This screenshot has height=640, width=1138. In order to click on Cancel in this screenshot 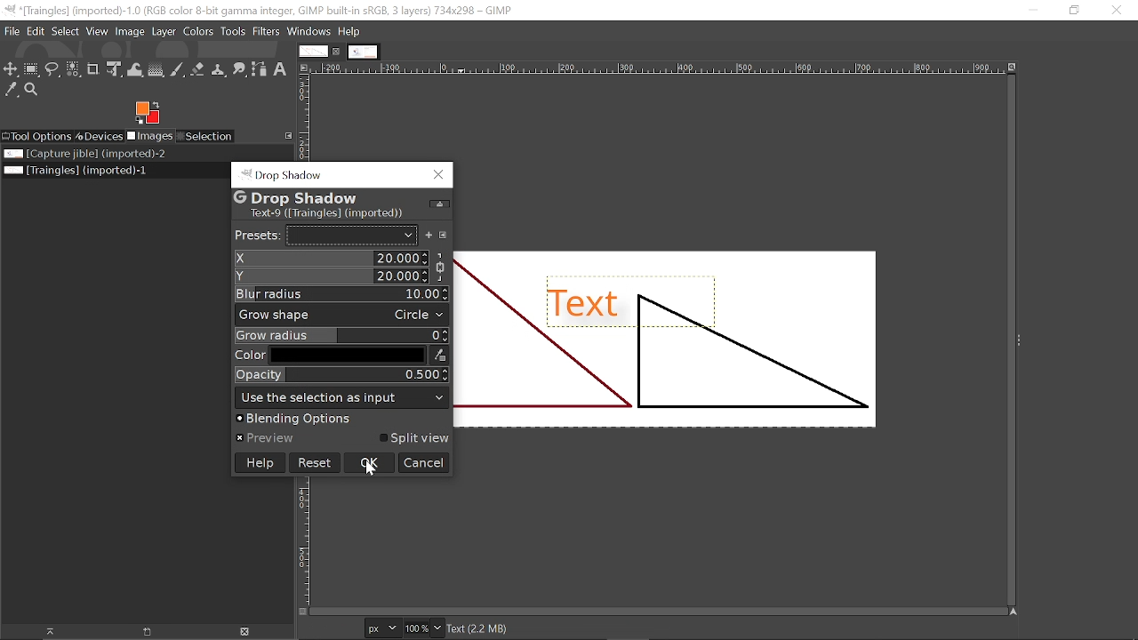, I will do `click(424, 463)`.